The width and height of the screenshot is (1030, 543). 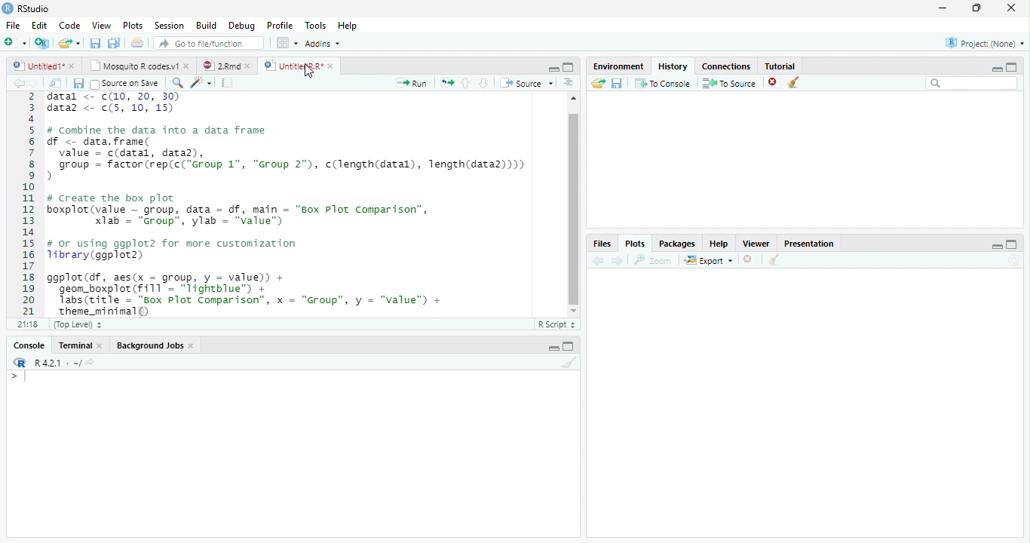 What do you see at coordinates (72, 66) in the screenshot?
I see `close` at bounding box center [72, 66].